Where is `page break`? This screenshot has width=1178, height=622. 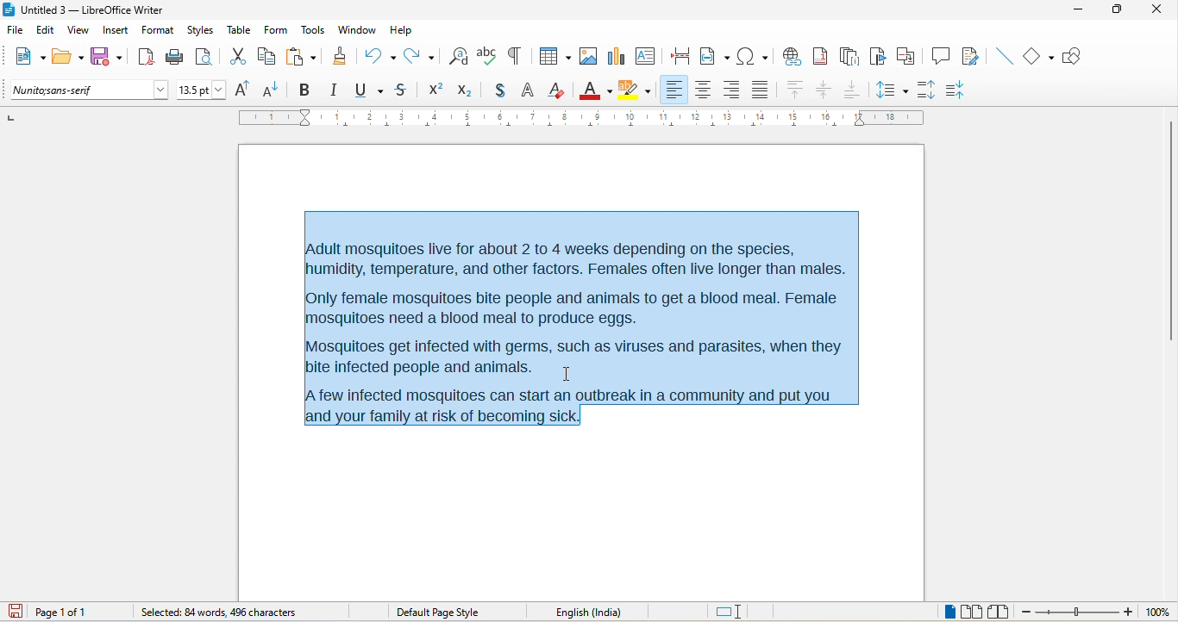 page break is located at coordinates (676, 54).